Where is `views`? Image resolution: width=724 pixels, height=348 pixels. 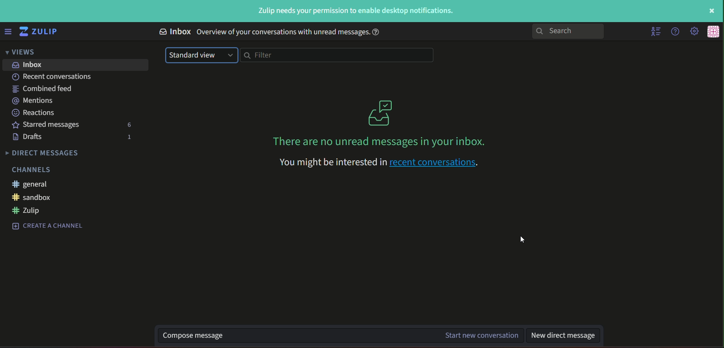
views is located at coordinates (23, 52).